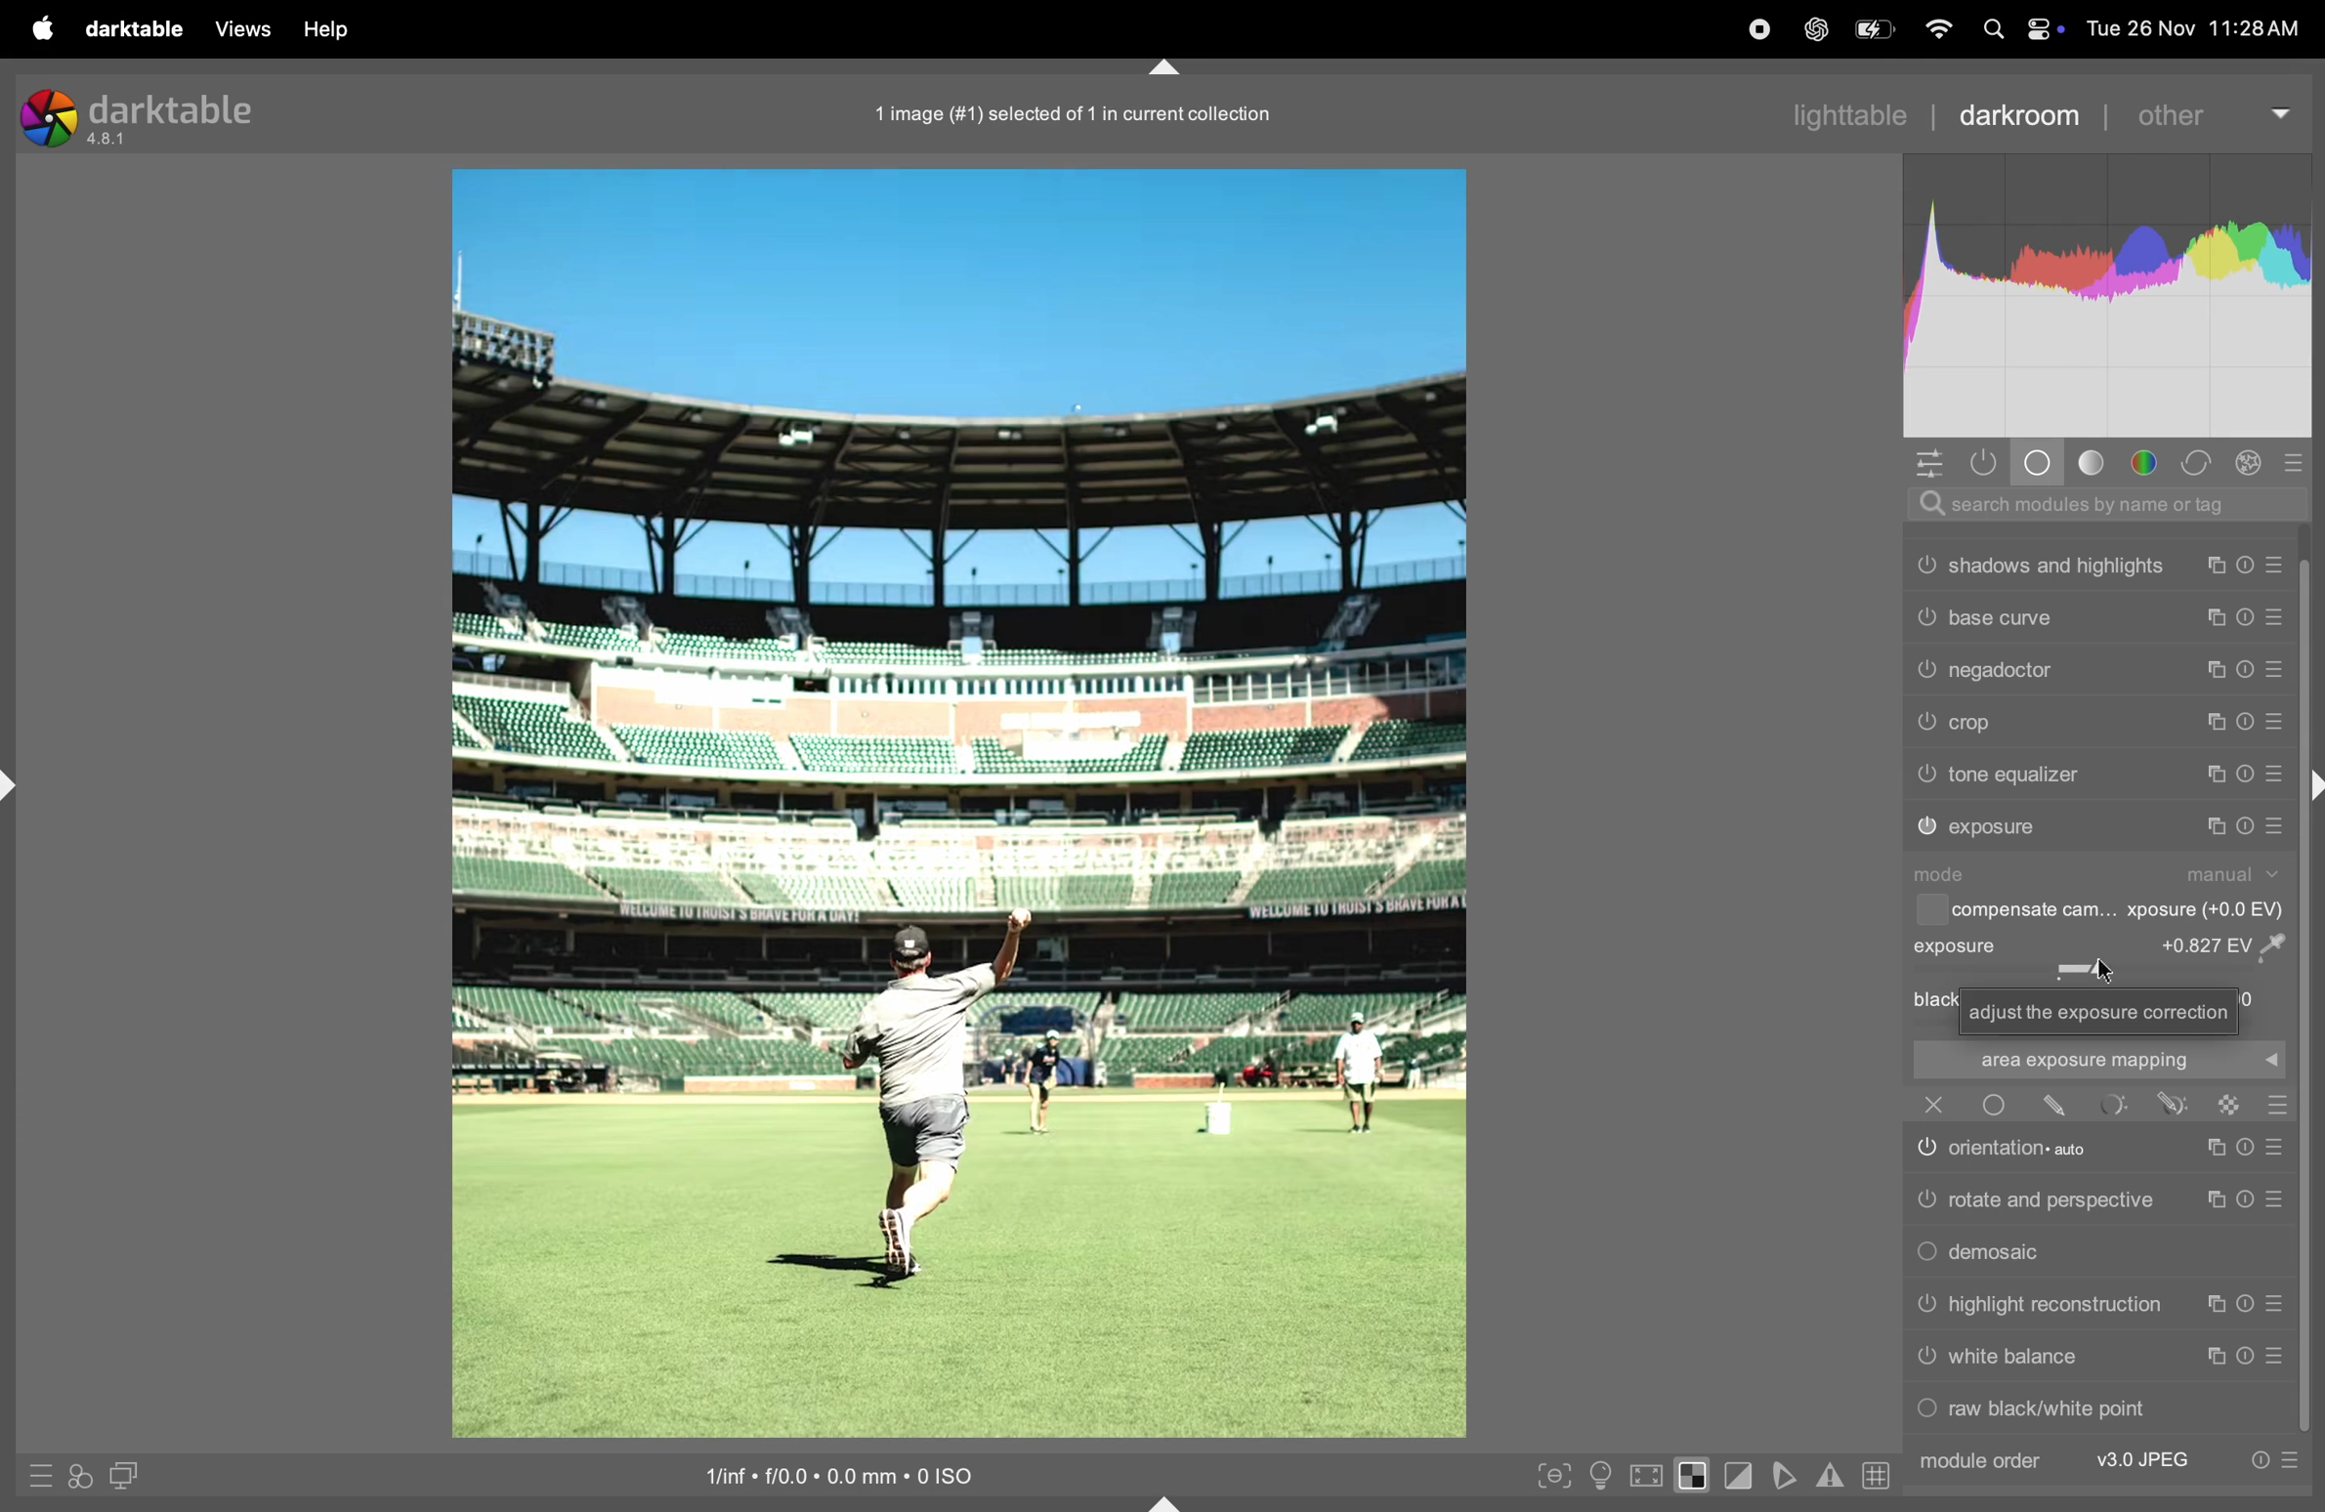 The width and height of the screenshot is (2325, 1512). What do you see at coordinates (1940, 31) in the screenshot?
I see `wifi` at bounding box center [1940, 31].